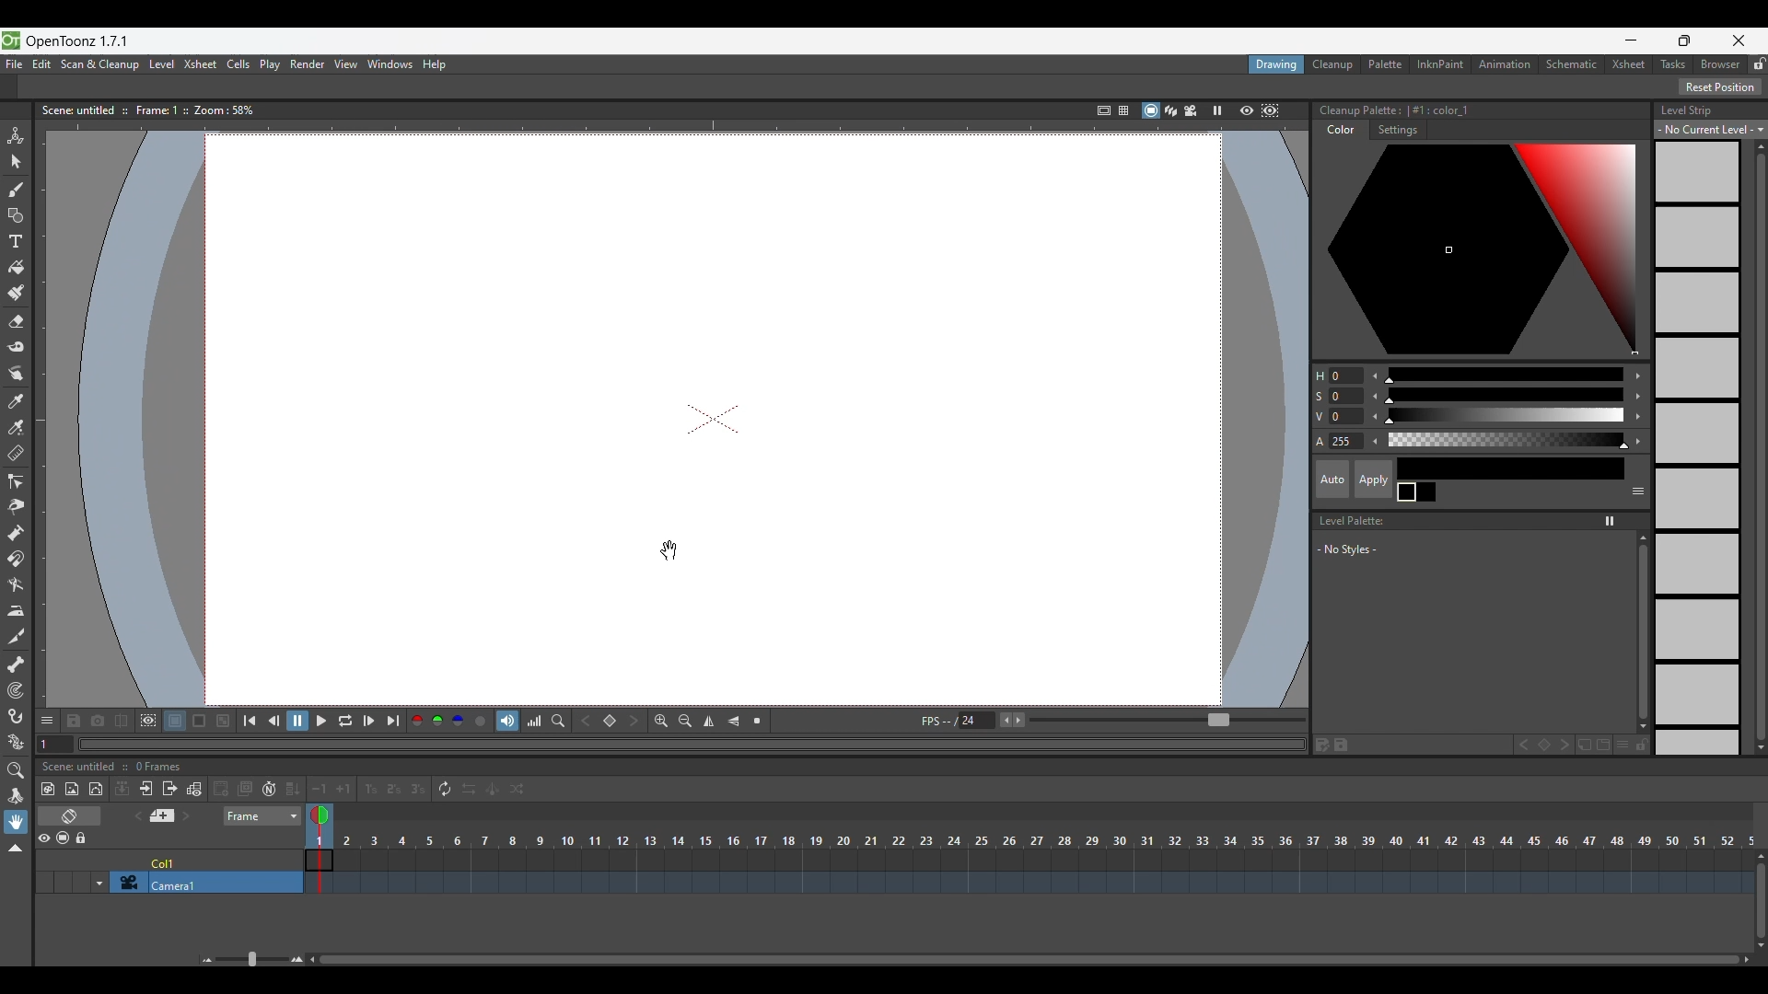 This screenshot has width=1768, height=994. I want to click on Increase step, so click(343, 789).